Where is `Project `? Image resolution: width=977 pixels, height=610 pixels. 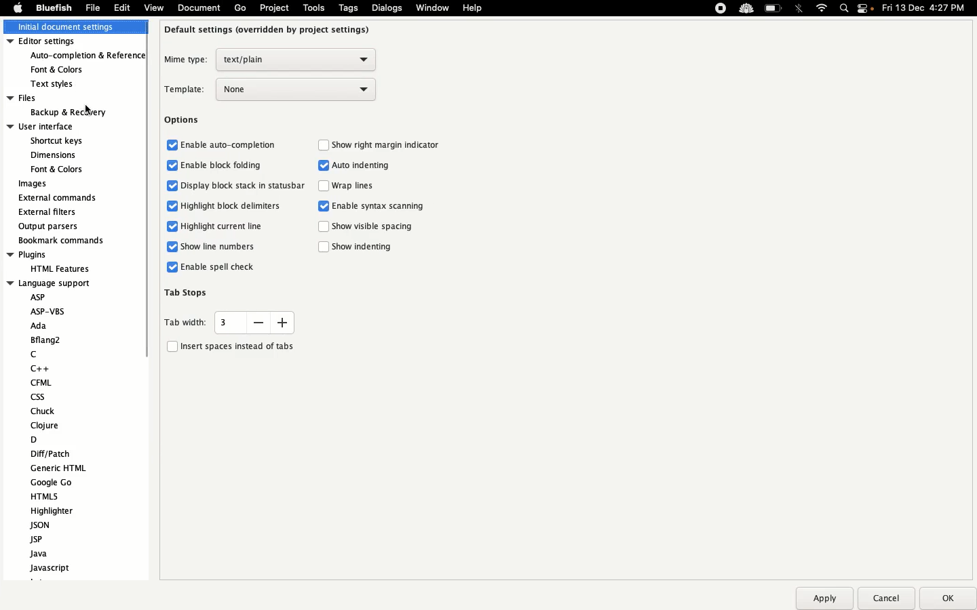 Project  is located at coordinates (275, 9).